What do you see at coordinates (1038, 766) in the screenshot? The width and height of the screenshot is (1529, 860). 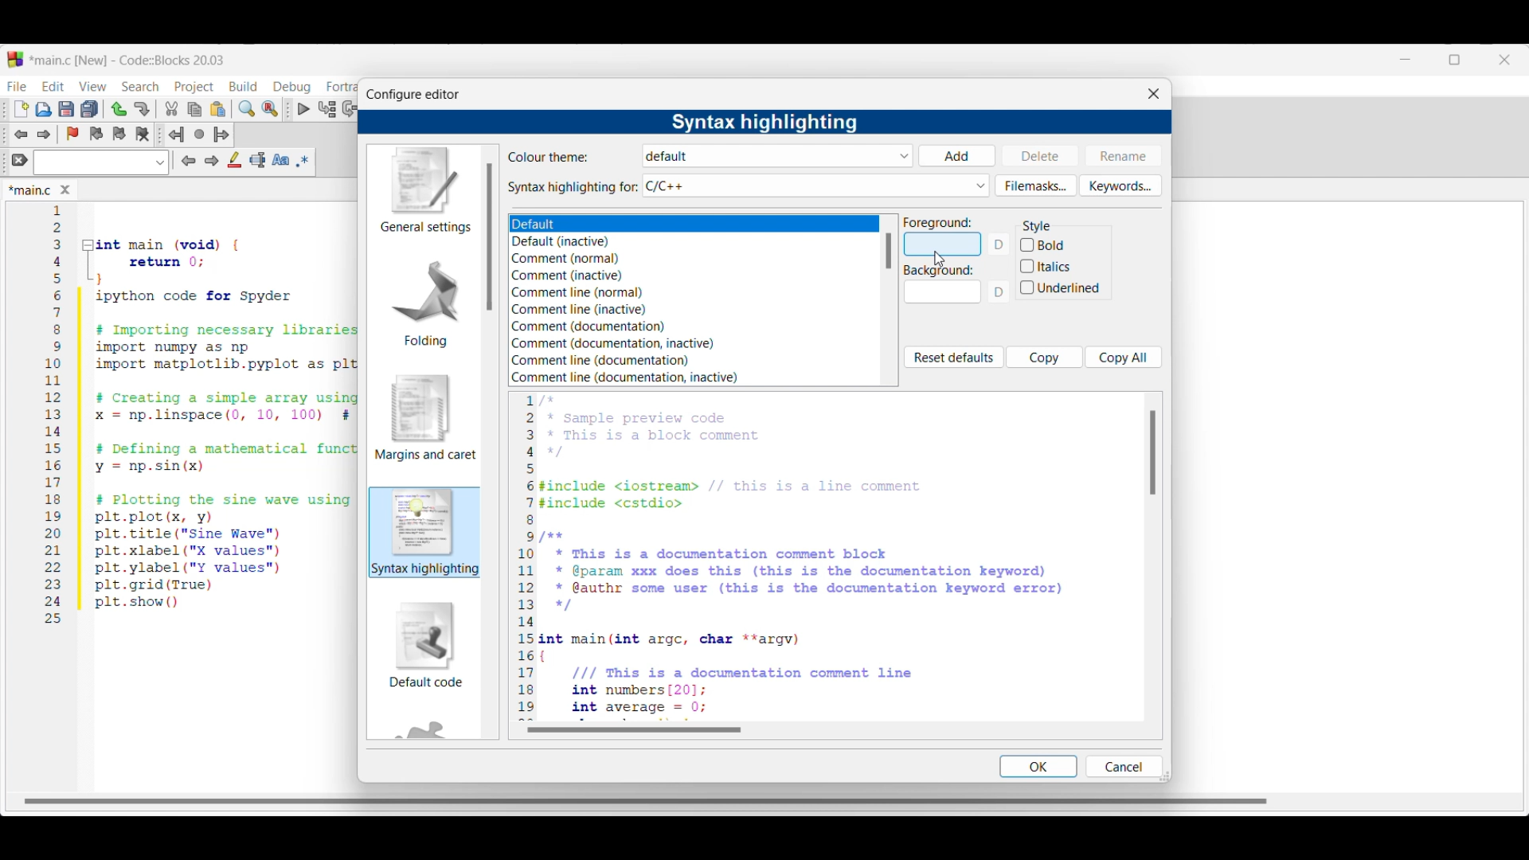 I see `OK` at bounding box center [1038, 766].